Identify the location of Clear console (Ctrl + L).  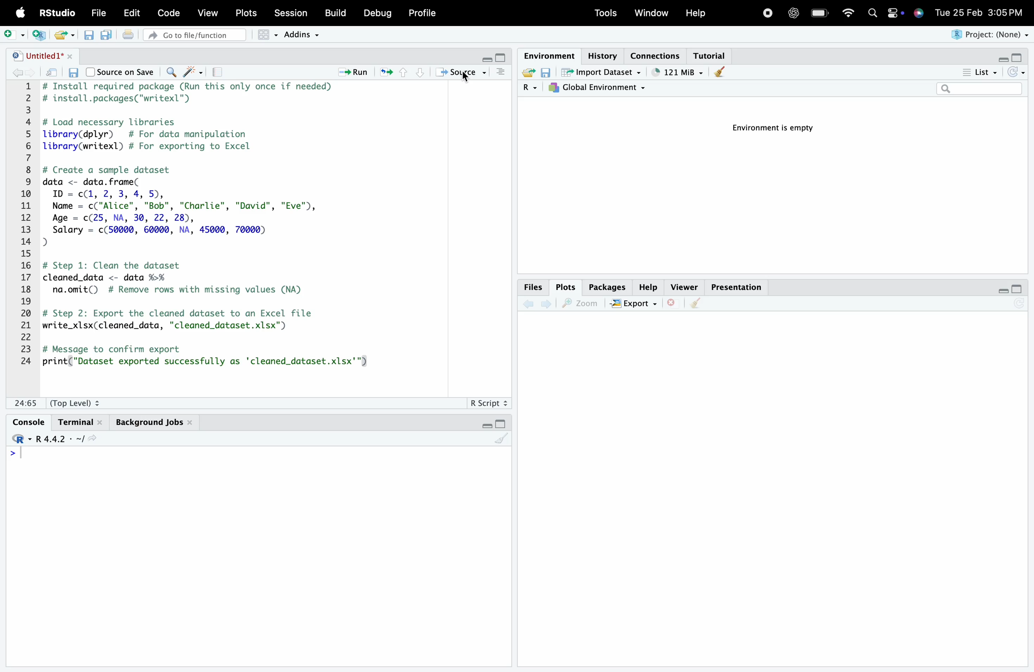
(699, 303).